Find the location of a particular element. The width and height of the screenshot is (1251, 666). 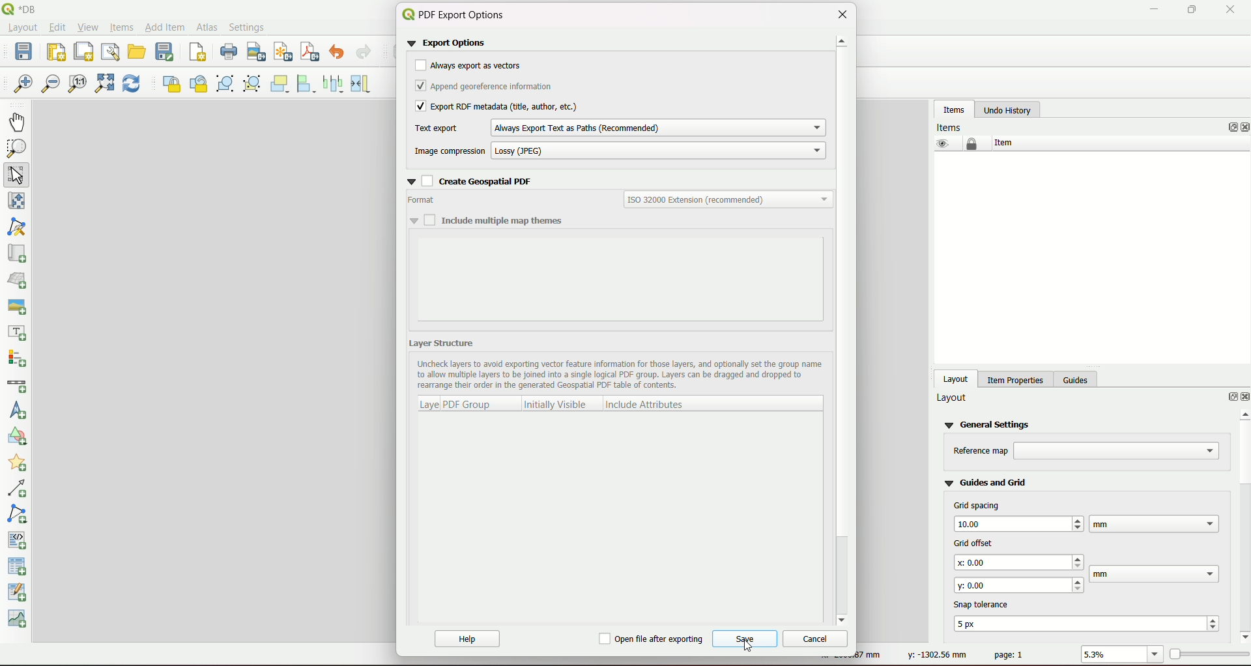

text box is located at coordinates (1019, 584).